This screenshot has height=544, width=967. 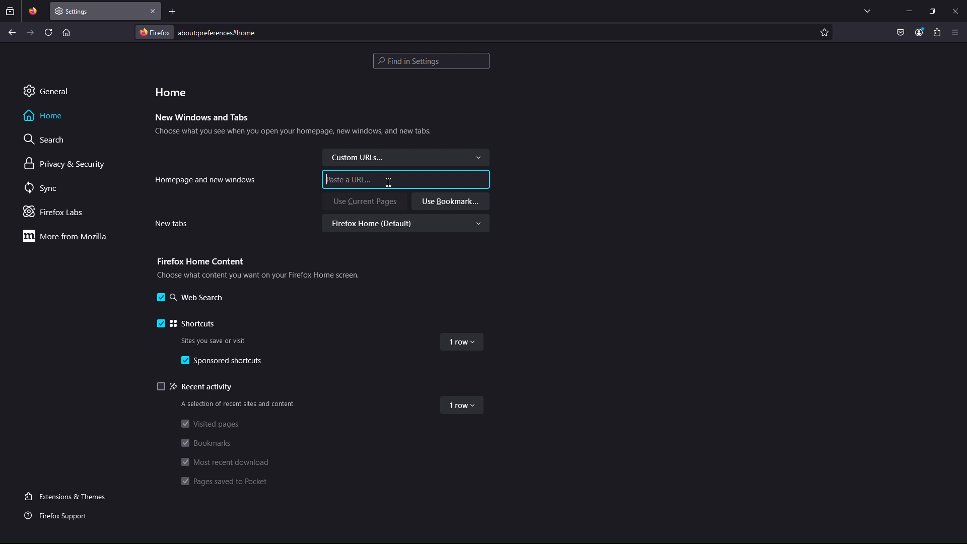 I want to click on Shortcuts, so click(x=187, y=322).